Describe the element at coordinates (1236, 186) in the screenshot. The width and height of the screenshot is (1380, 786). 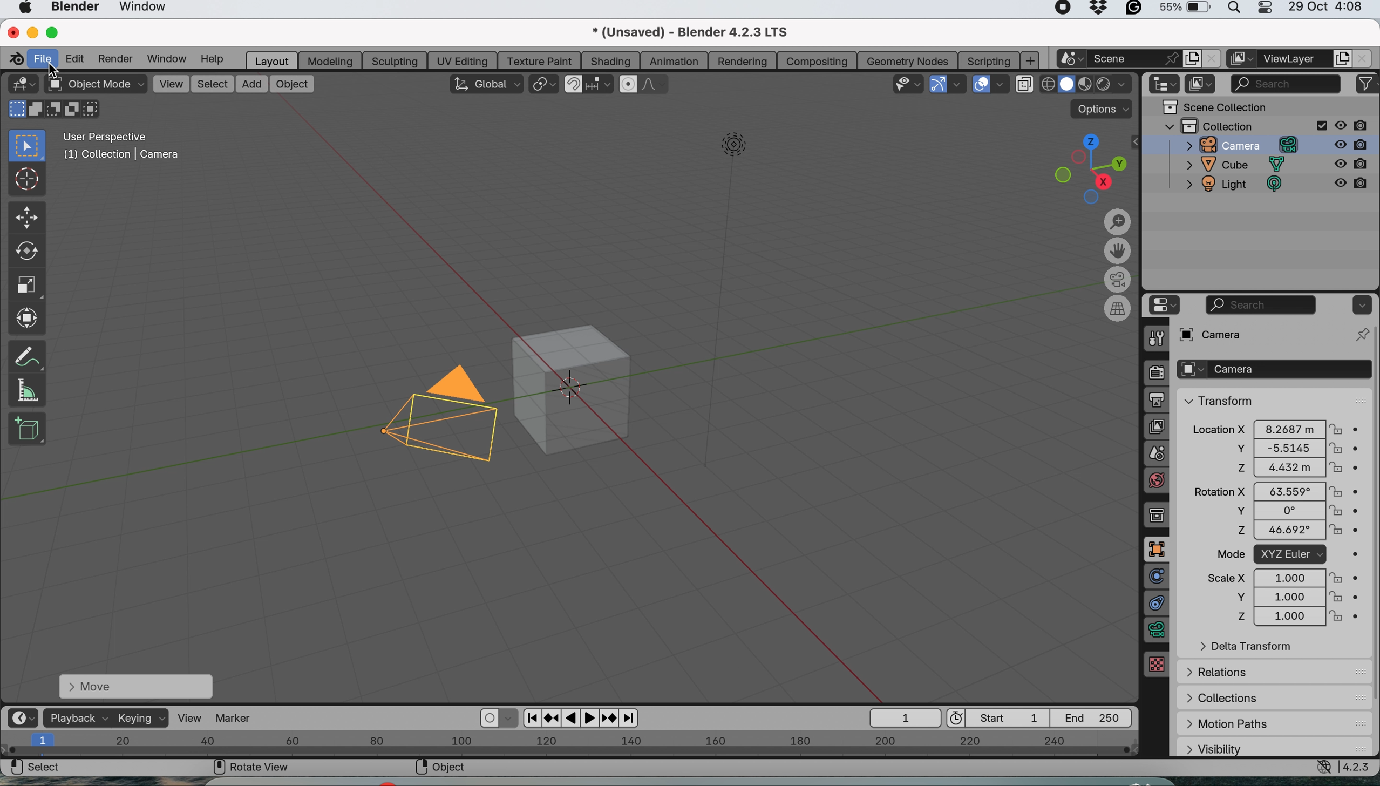
I see `light` at that location.